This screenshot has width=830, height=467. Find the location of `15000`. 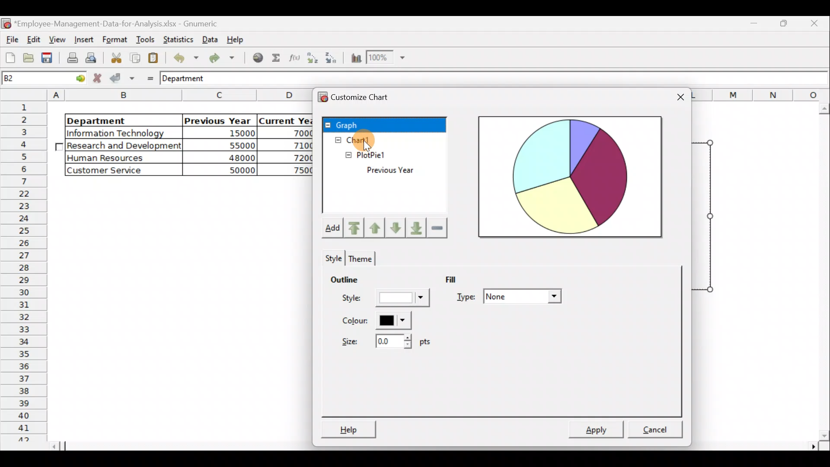

15000 is located at coordinates (227, 134).